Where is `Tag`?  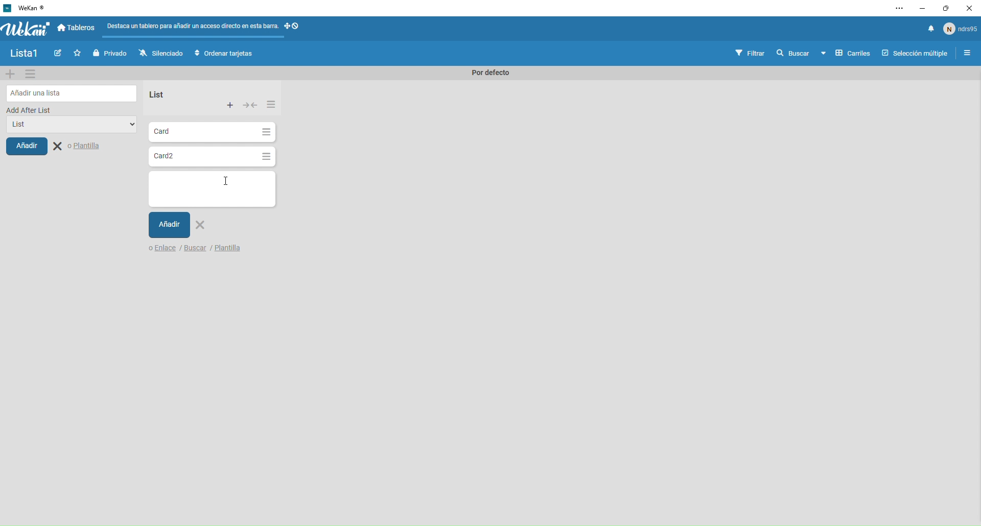 Tag is located at coordinates (60, 54).